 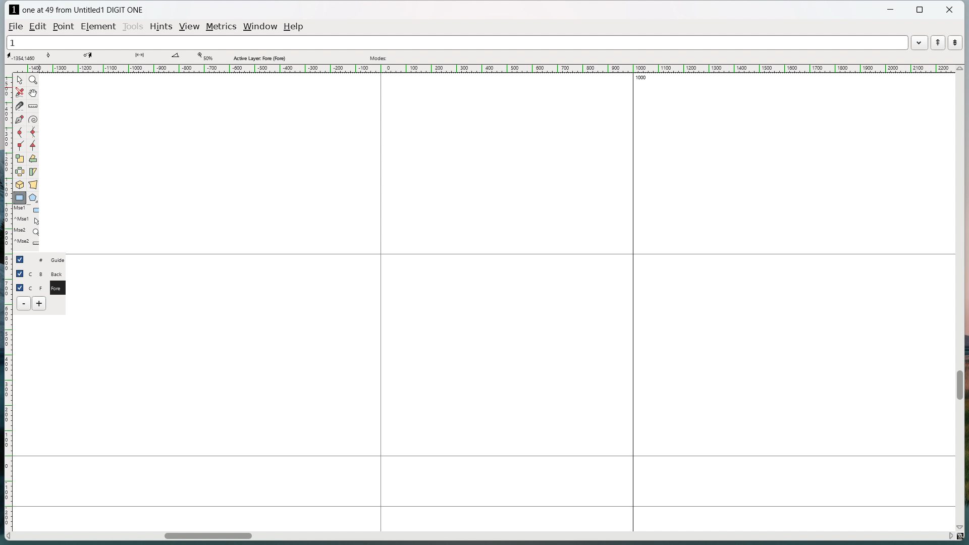 What do you see at coordinates (920, 42) in the screenshot?
I see `word list` at bounding box center [920, 42].